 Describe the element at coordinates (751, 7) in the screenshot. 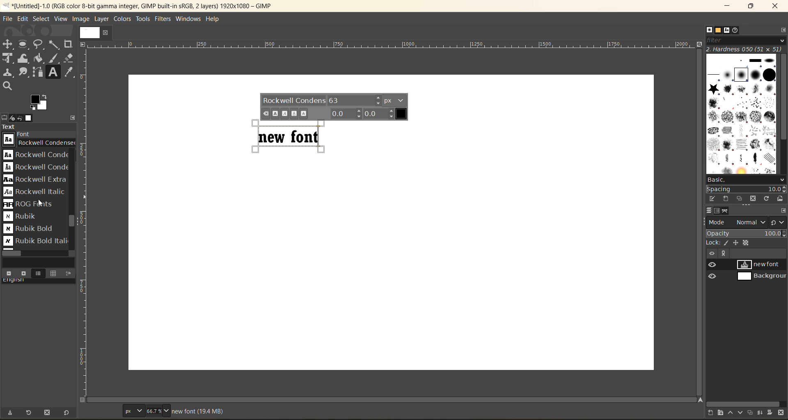

I see `maximize` at that location.